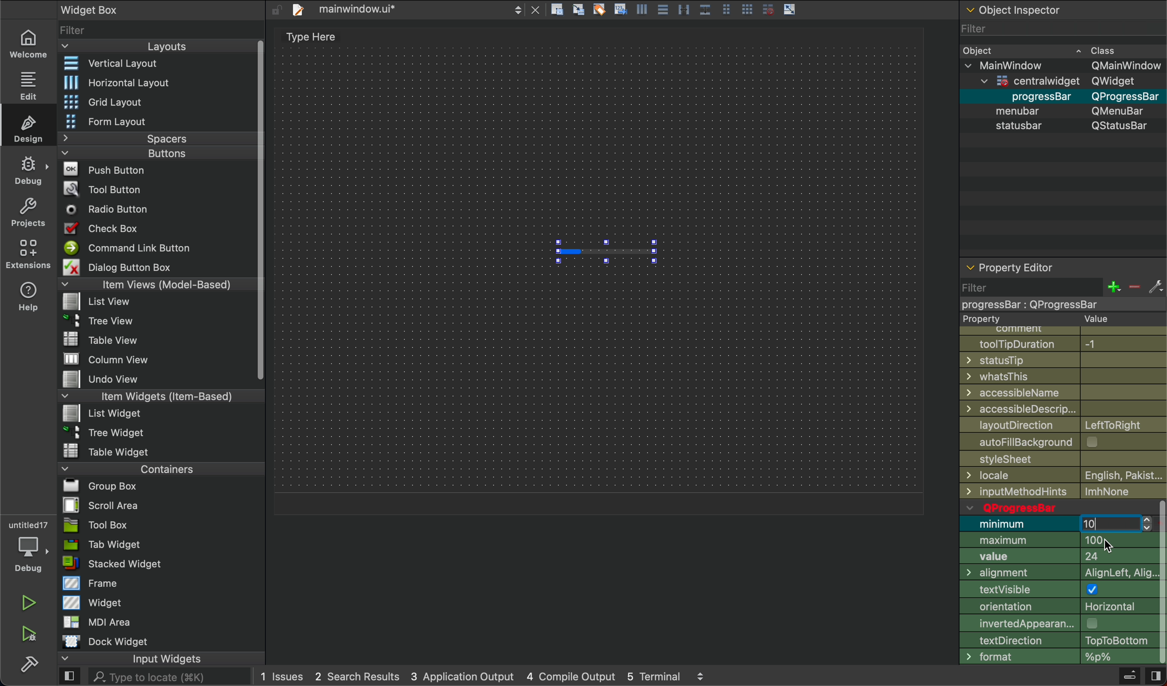  What do you see at coordinates (130, 659) in the screenshot?
I see `Input Widget` at bounding box center [130, 659].